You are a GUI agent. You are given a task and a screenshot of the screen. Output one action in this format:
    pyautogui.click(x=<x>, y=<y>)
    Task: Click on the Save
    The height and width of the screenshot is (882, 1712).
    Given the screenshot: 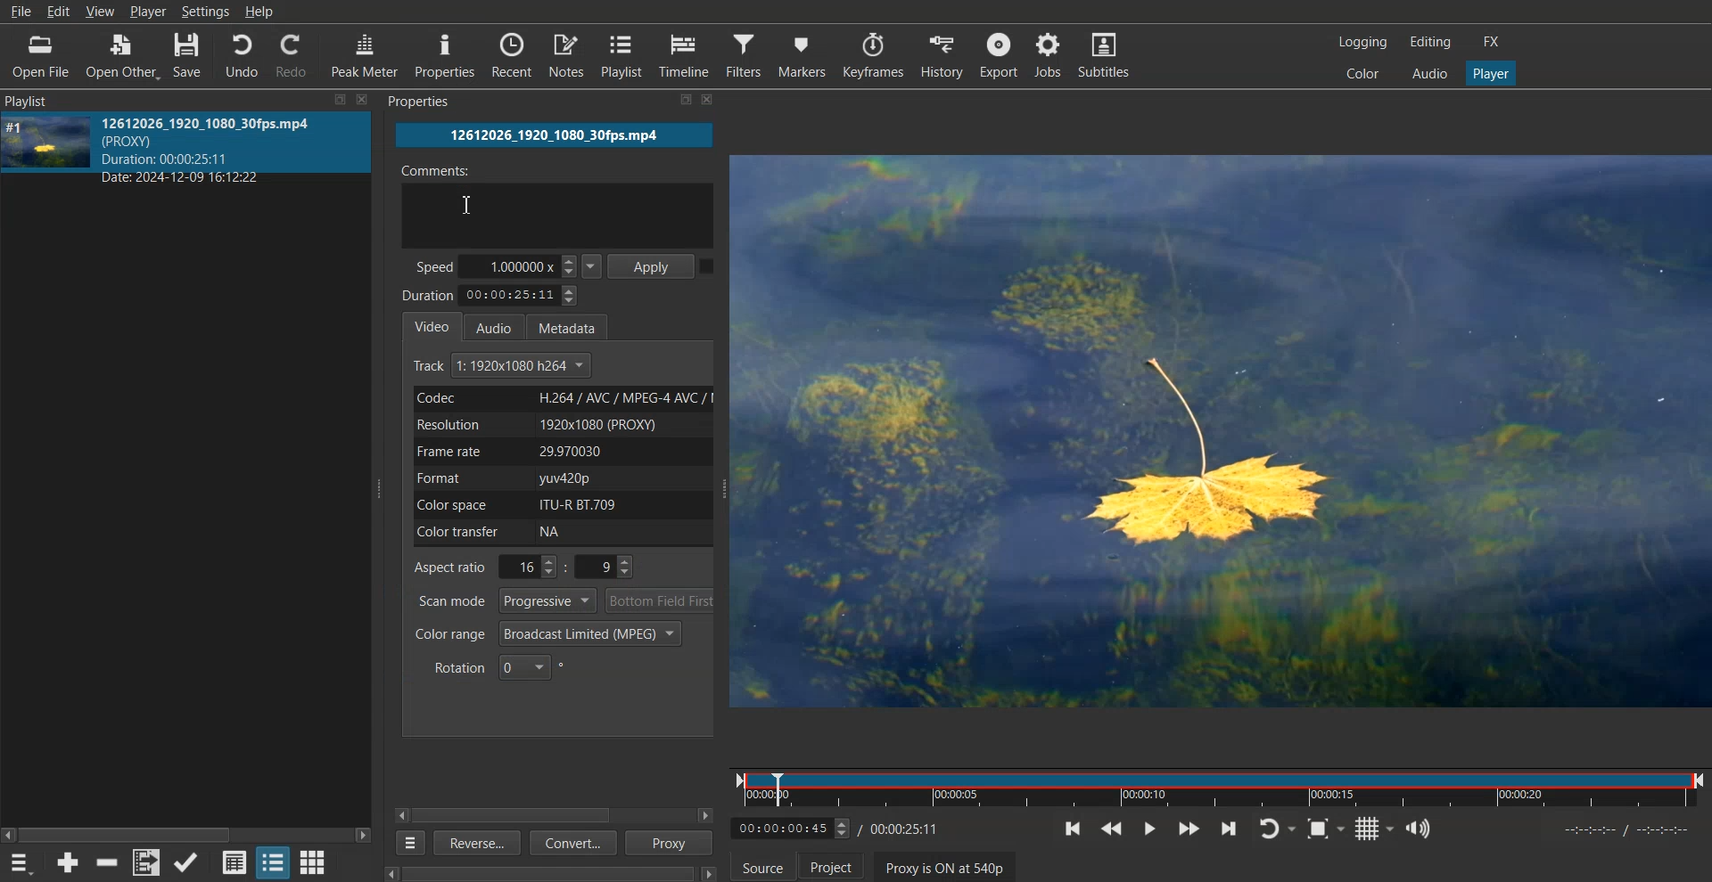 What is the action you would take?
    pyautogui.click(x=188, y=54)
    